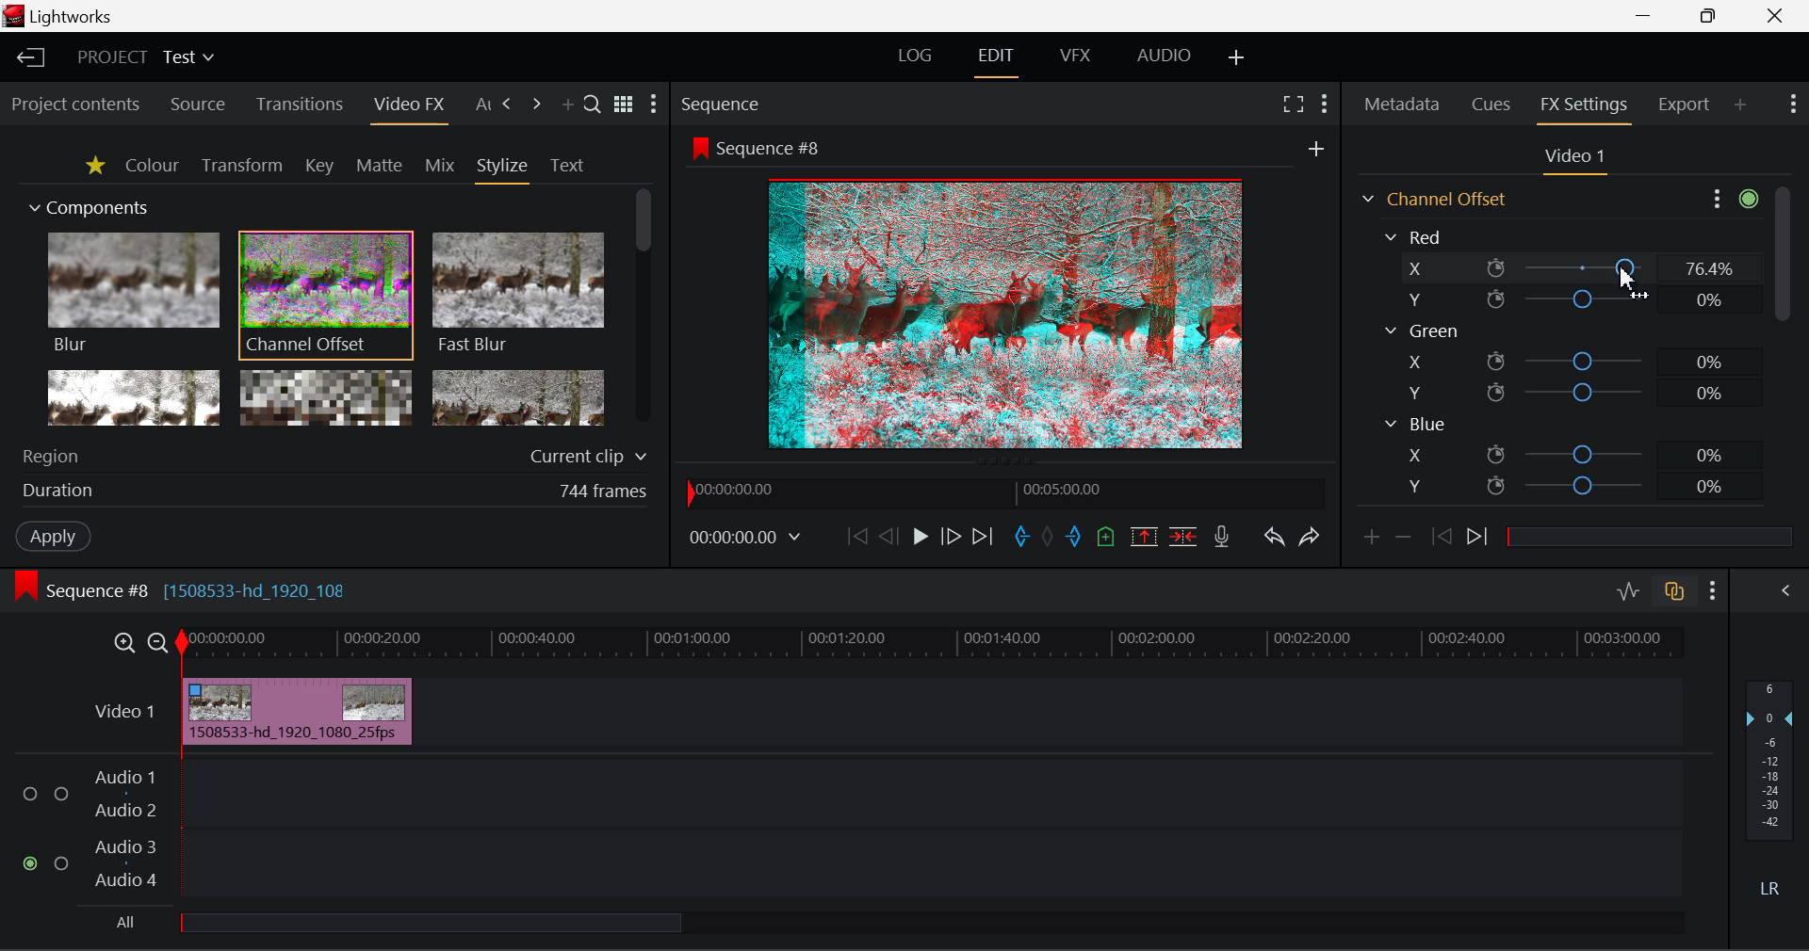 The width and height of the screenshot is (1809, 951). I want to click on FX Settings, so click(1585, 106).